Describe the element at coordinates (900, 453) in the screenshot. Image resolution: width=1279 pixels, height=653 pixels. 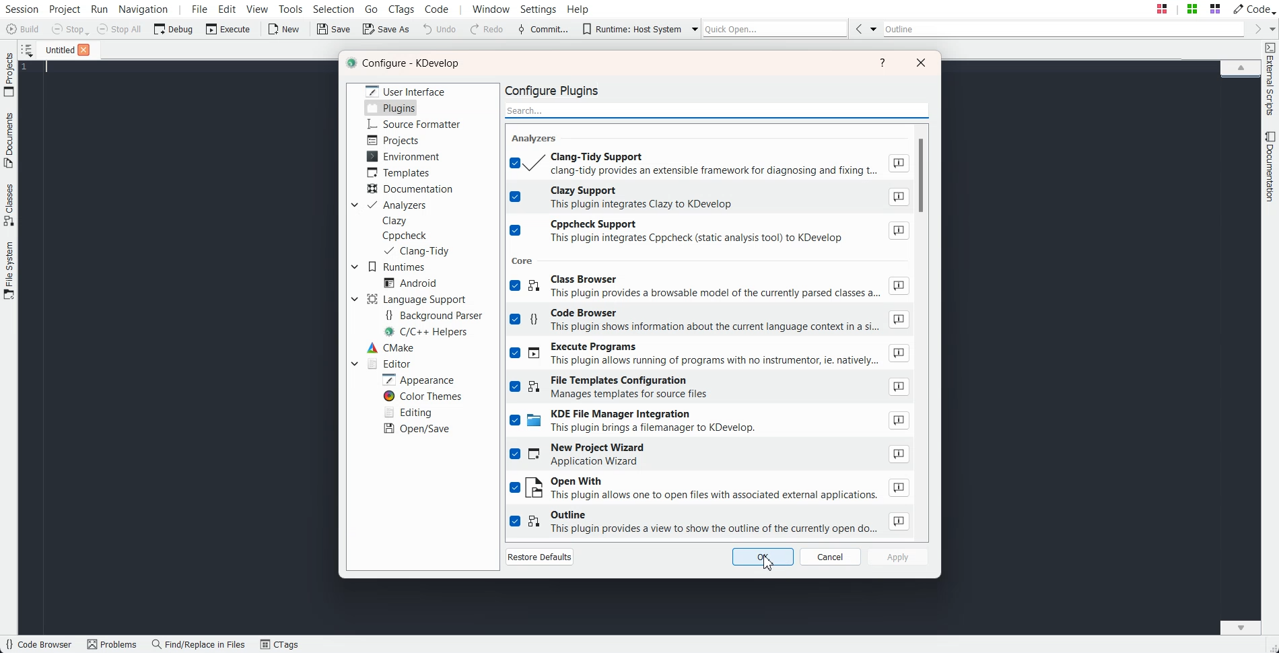
I see `About` at that location.